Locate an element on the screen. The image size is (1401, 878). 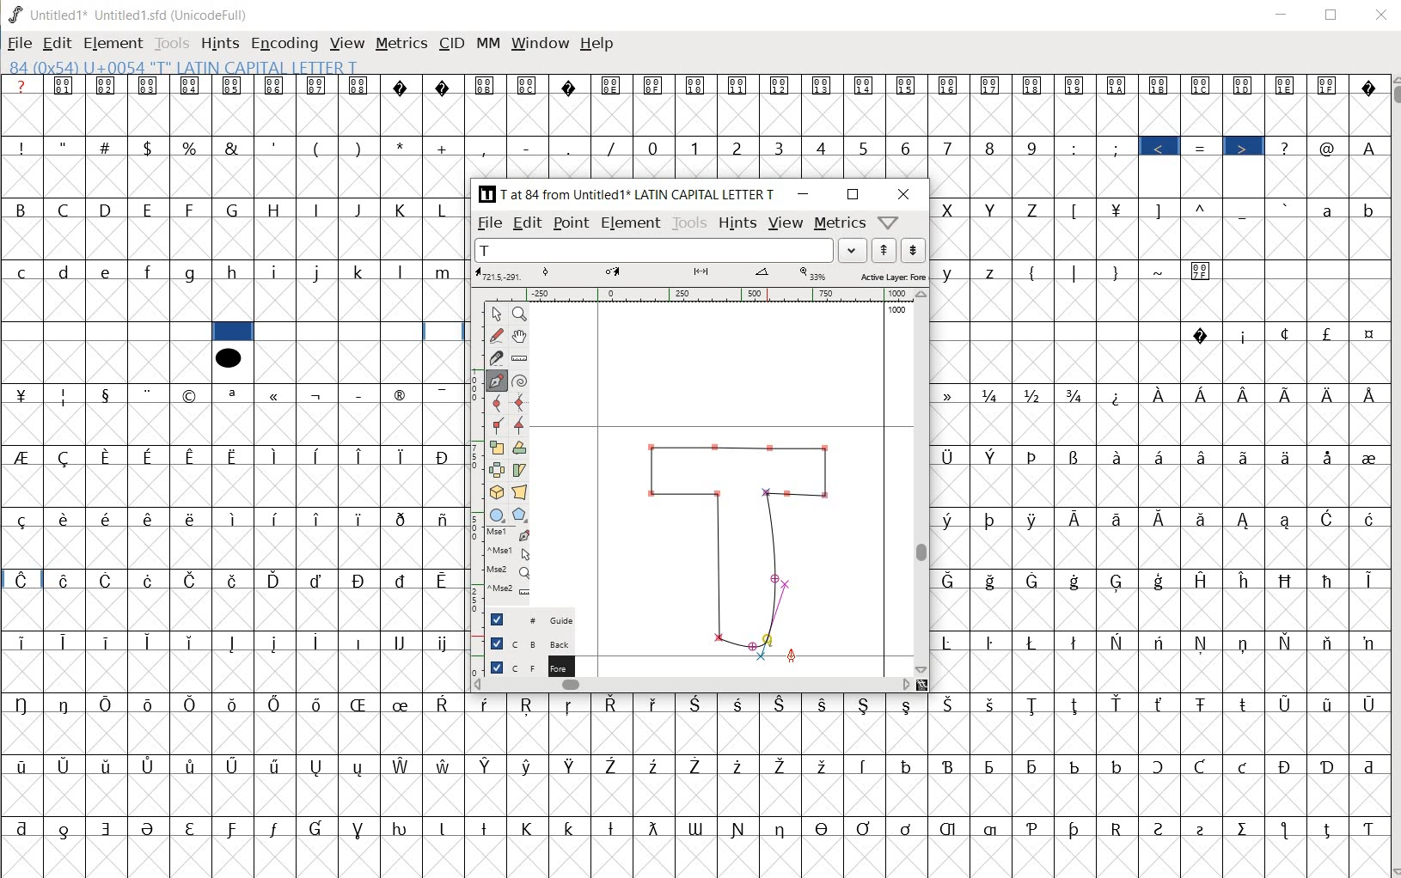
Symbol is located at coordinates (151, 455).